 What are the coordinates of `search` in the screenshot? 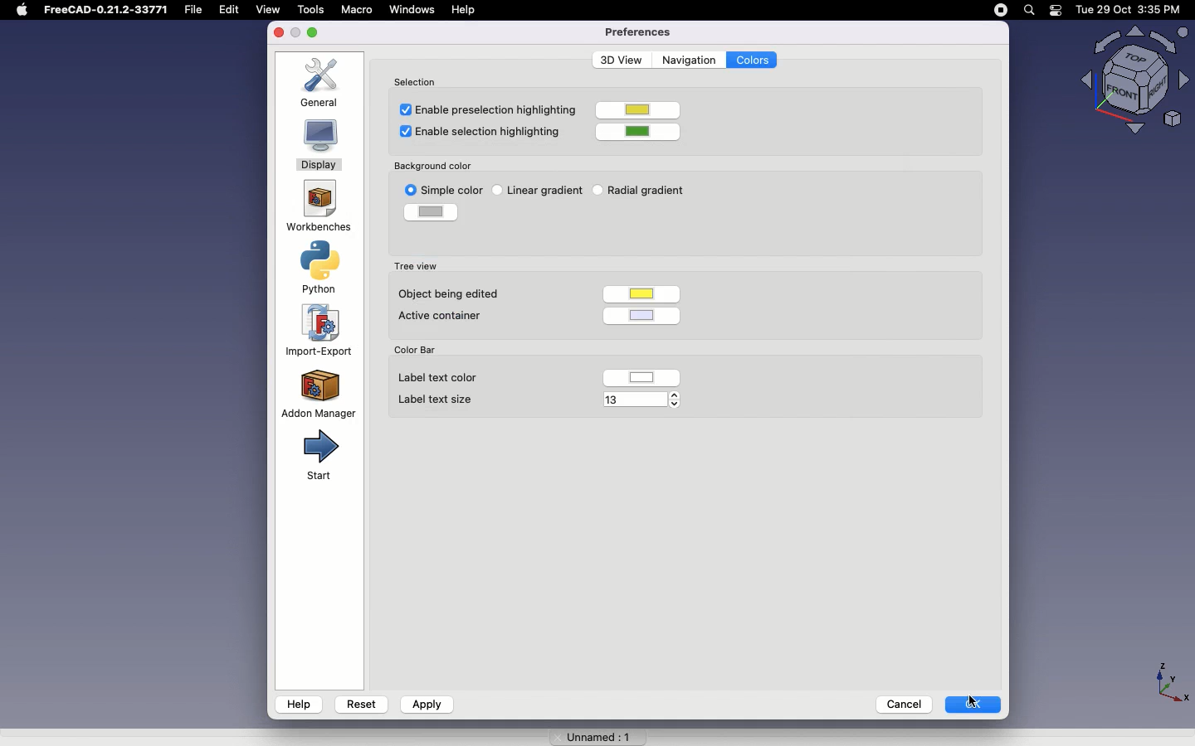 It's located at (1028, 10).